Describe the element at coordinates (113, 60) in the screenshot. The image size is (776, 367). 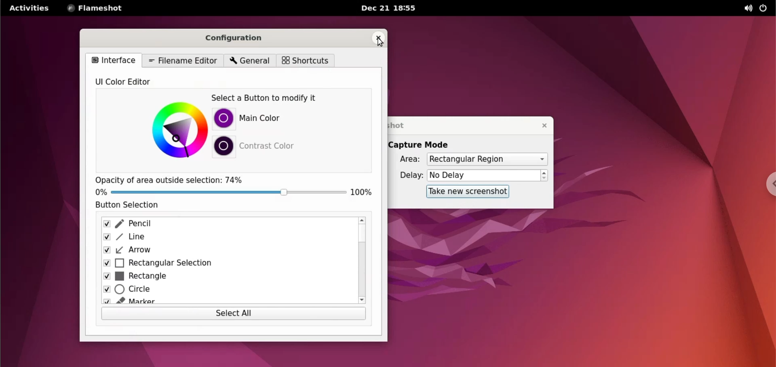
I see `interface ` at that location.